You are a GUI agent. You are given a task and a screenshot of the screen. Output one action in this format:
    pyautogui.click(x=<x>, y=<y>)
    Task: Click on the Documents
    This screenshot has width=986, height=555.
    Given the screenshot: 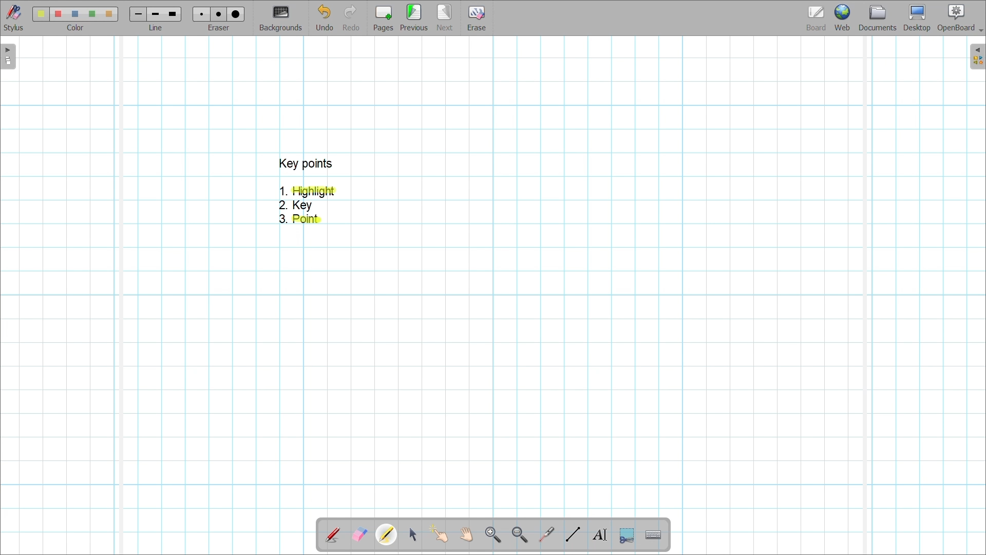 What is the action you would take?
    pyautogui.click(x=878, y=18)
    